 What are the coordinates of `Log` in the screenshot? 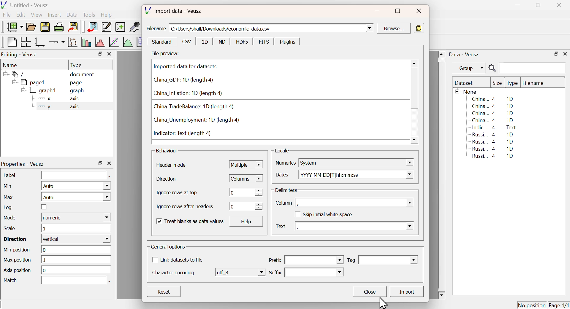 It's located at (9, 207).